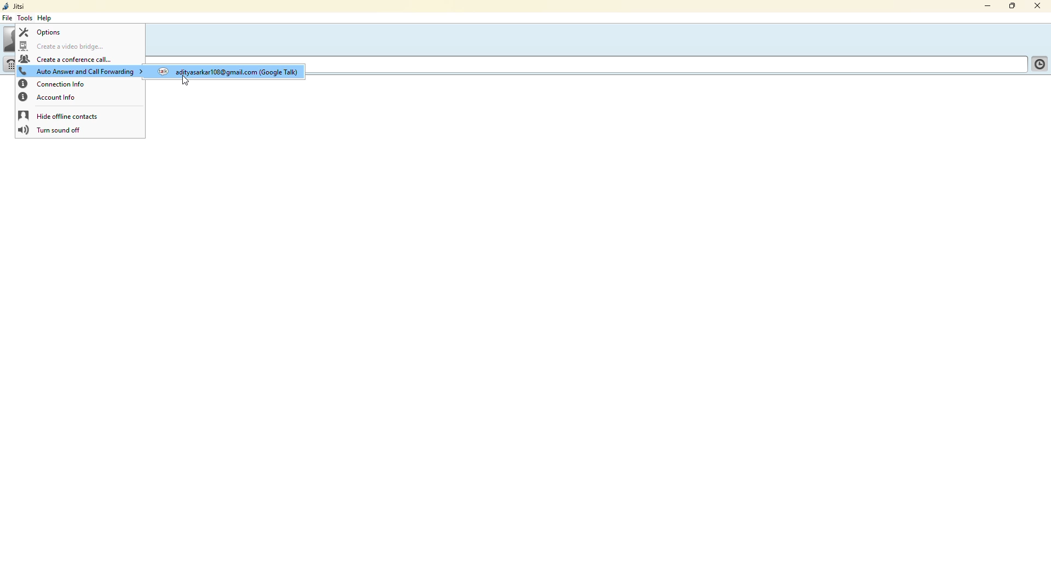 Image resolution: width=1051 pixels, height=565 pixels. What do you see at coordinates (79, 72) in the screenshot?
I see `auto answer and call forwarding` at bounding box center [79, 72].